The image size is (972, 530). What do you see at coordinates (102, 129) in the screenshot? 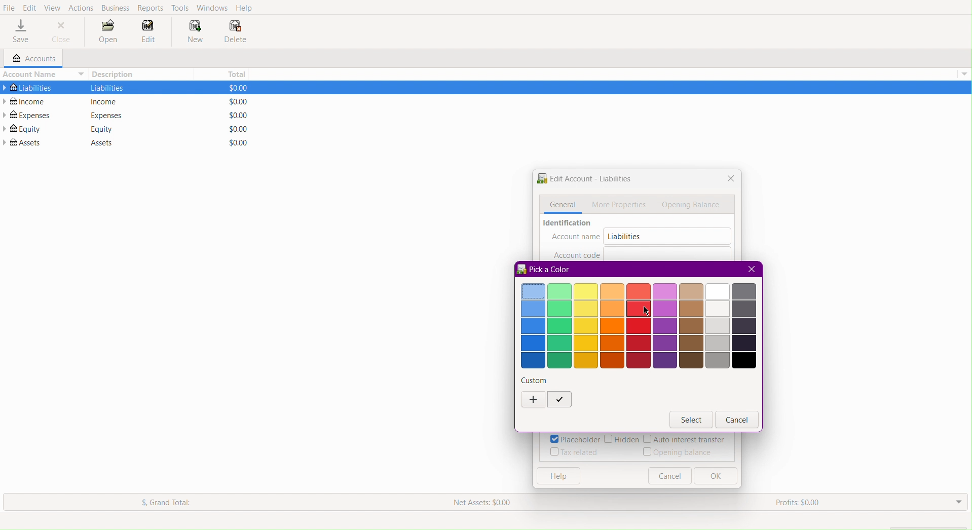
I see `Equity` at bounding box center [102, 129].